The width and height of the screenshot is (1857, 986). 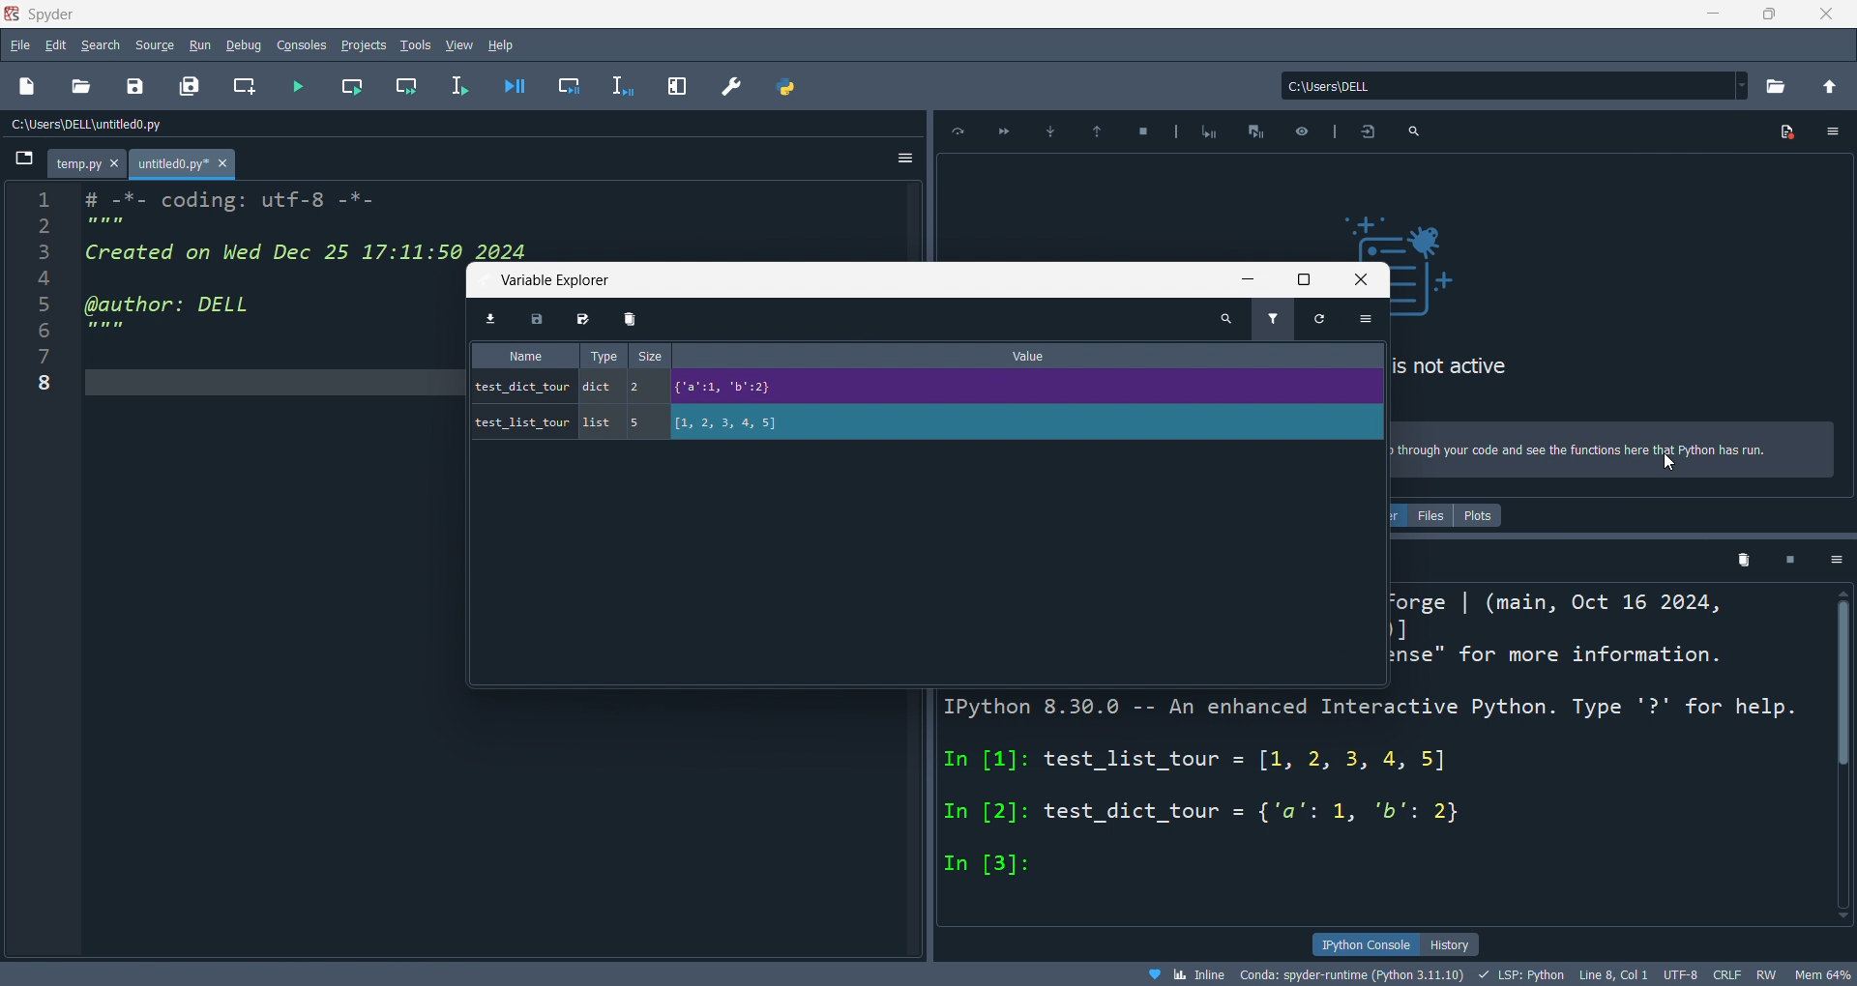 I want to click on file path: c:\users\dell\untitled0.py, so click(x=142, y=124).